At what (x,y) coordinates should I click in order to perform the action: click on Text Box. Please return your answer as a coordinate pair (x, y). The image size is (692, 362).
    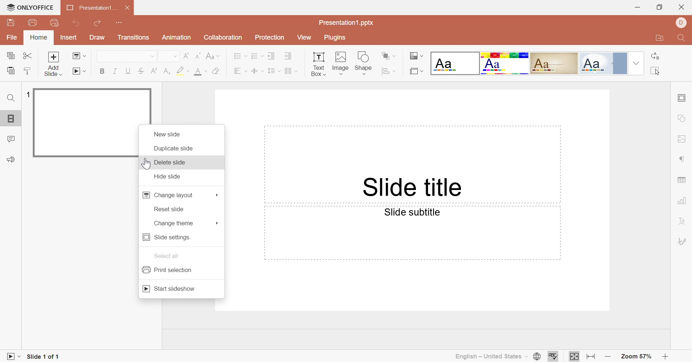
    Looking at the image, I should click on (318, 64).